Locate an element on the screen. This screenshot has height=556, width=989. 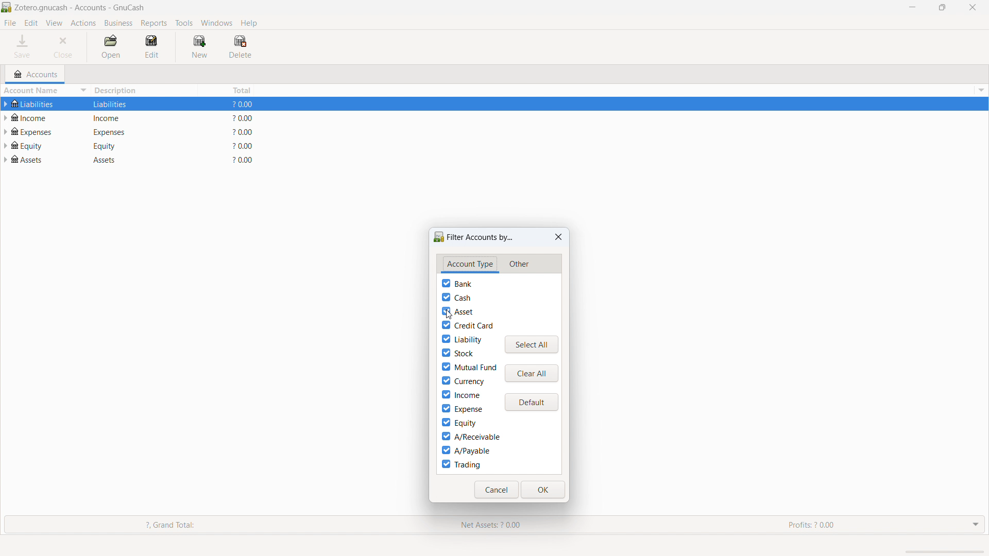
close is located at coordinates (973, 7).